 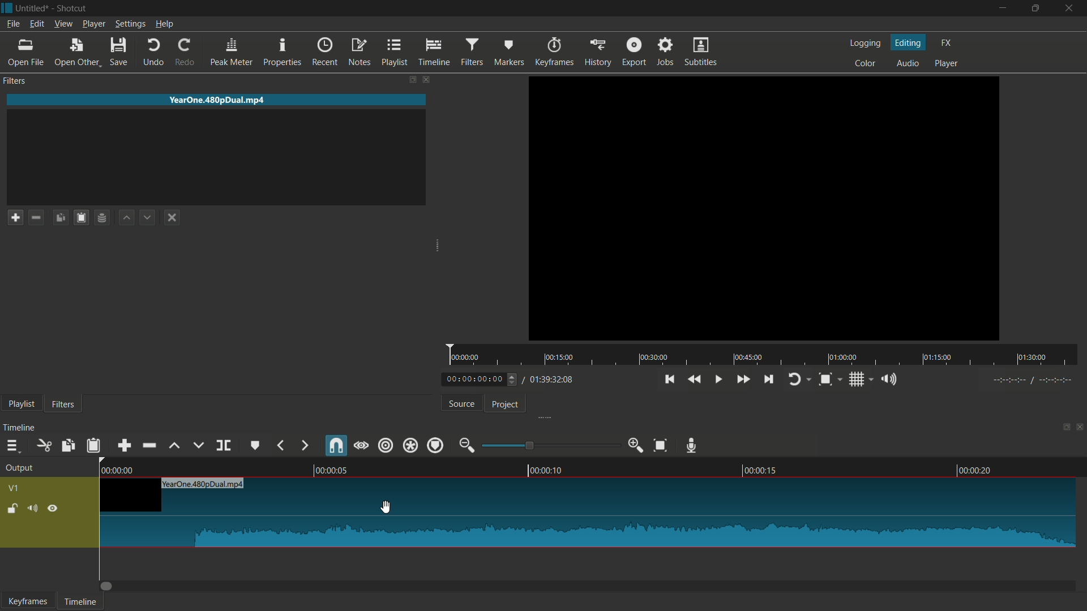 What do you see at coordinates (589, 512) in the screenshot?
I see `Track` at bounding box center [589, 512].